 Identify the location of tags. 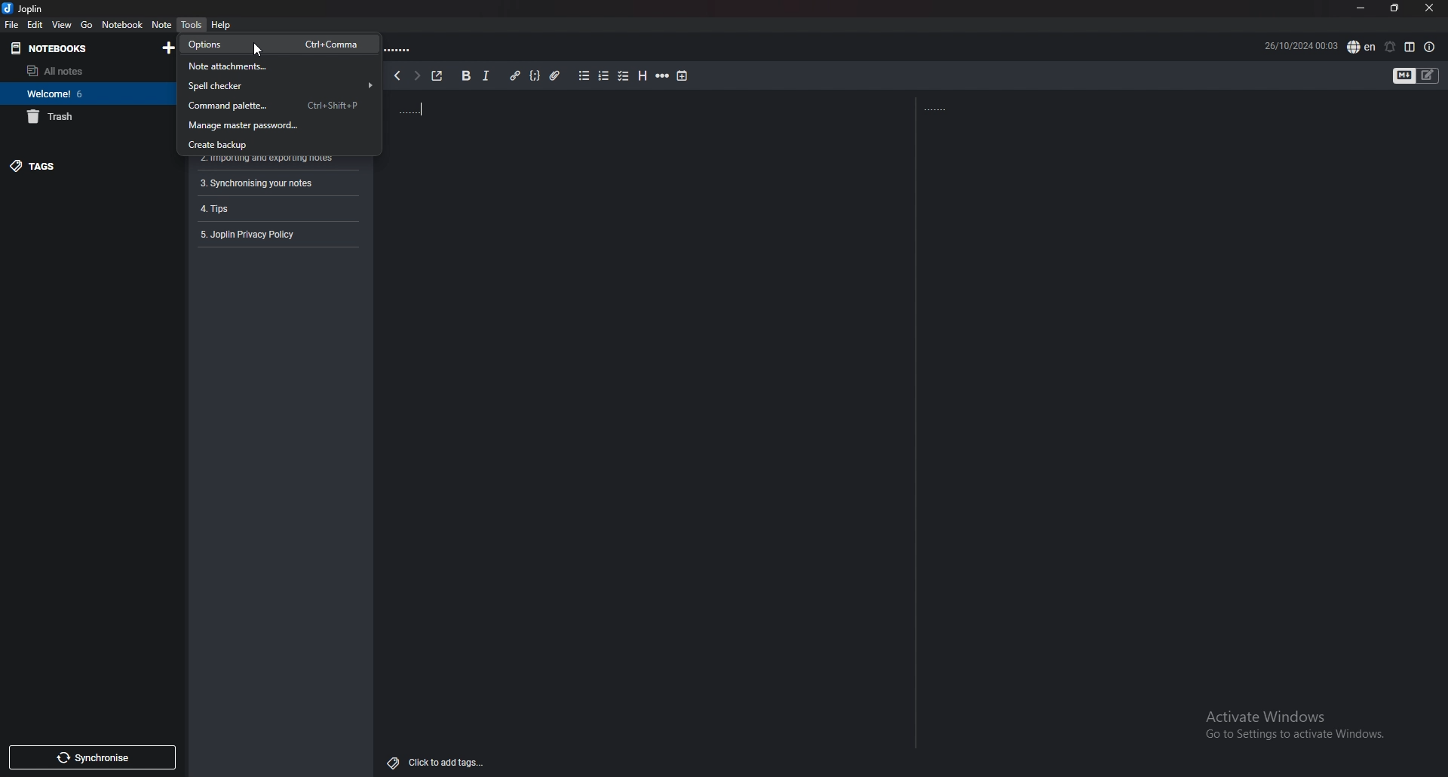
(84, 167).